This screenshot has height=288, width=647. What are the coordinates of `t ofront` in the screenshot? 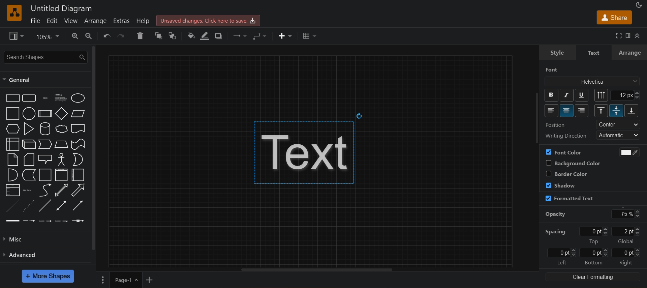 It's located at (174, 35).